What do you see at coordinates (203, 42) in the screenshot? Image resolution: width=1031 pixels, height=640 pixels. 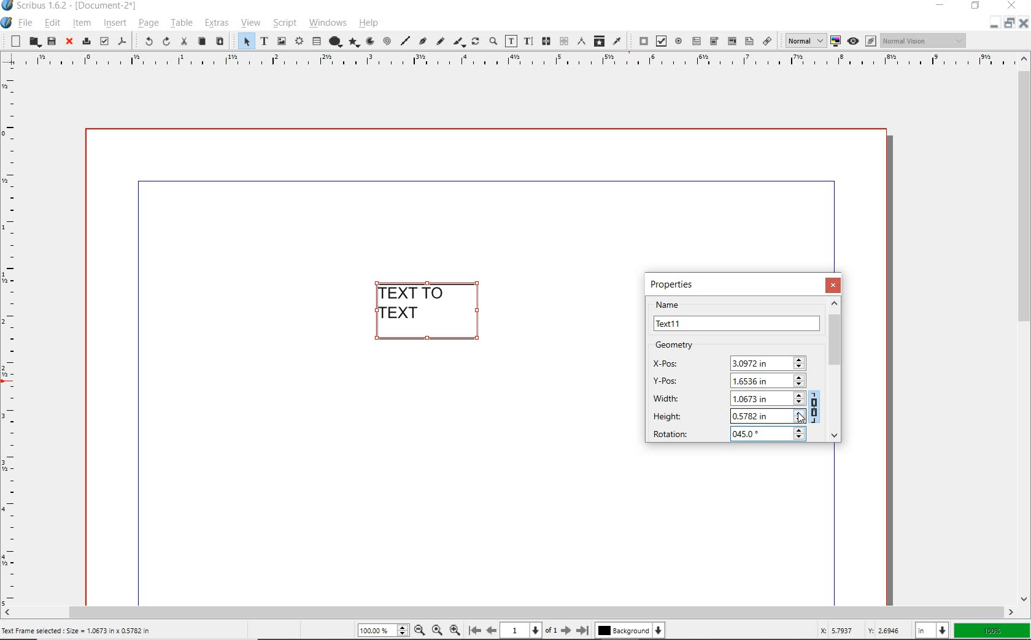 I see `copy` at bounding box center [203, 42].